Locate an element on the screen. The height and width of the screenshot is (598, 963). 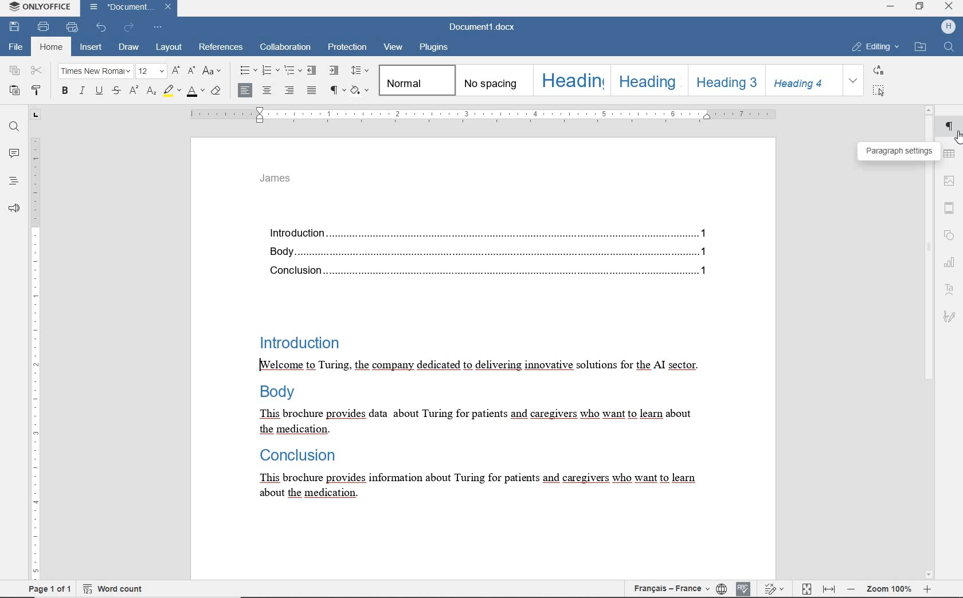
image is located at coordinates (952, 181).